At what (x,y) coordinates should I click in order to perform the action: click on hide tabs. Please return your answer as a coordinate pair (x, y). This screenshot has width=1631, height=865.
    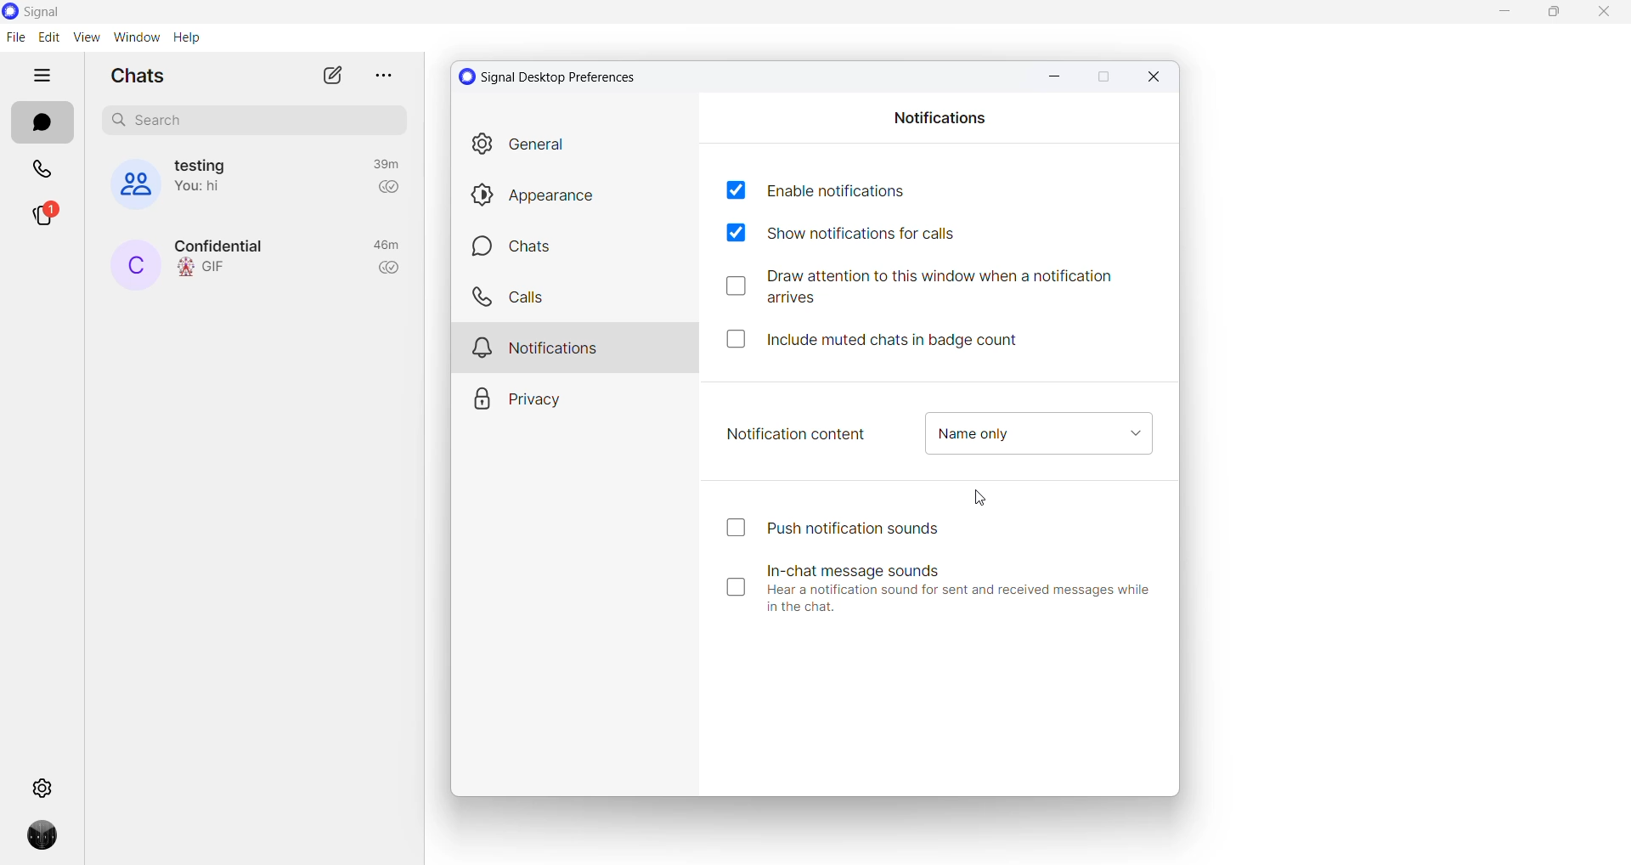
    Looking at the image, I should click on (45, 76).